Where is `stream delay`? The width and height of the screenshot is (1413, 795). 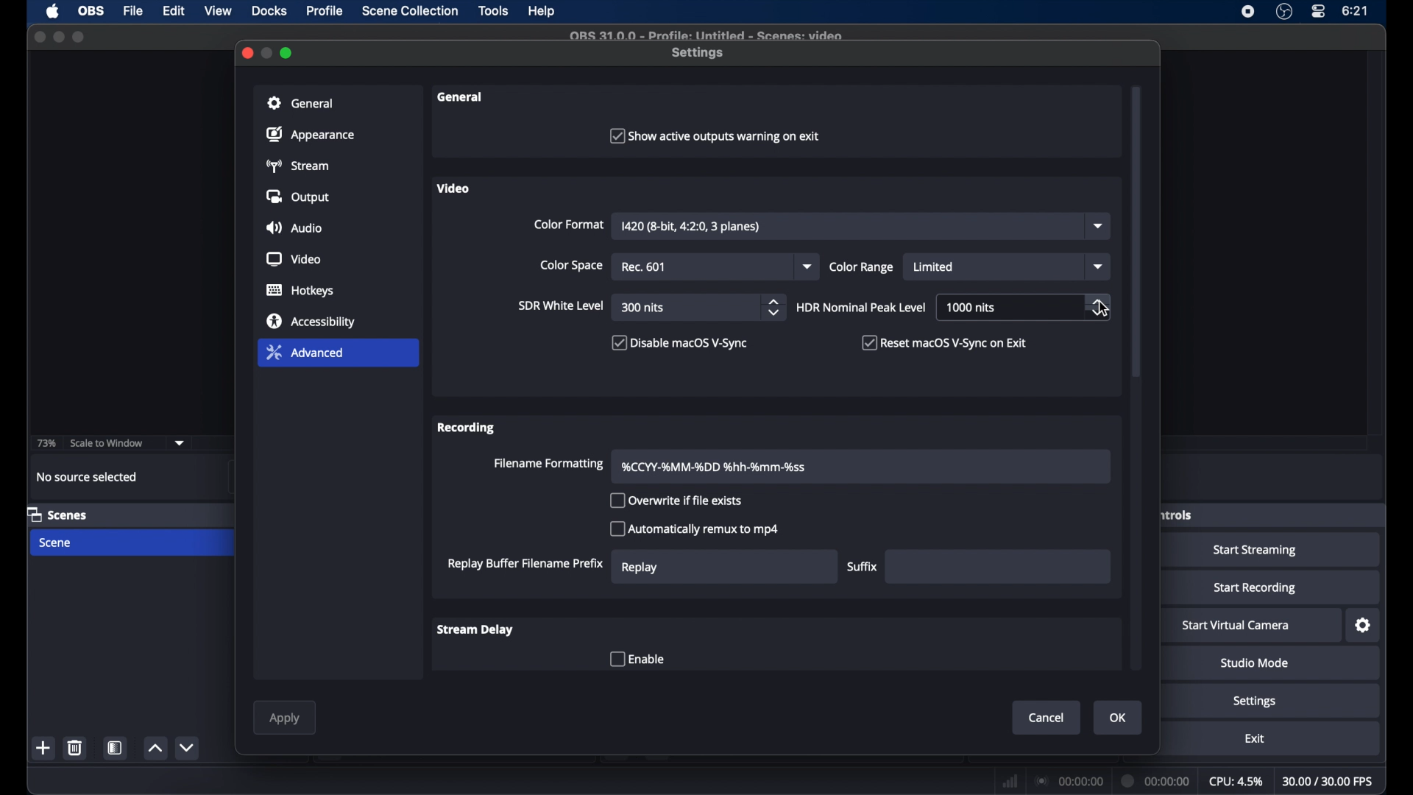 stream delay is located at coordinates (476, 629).